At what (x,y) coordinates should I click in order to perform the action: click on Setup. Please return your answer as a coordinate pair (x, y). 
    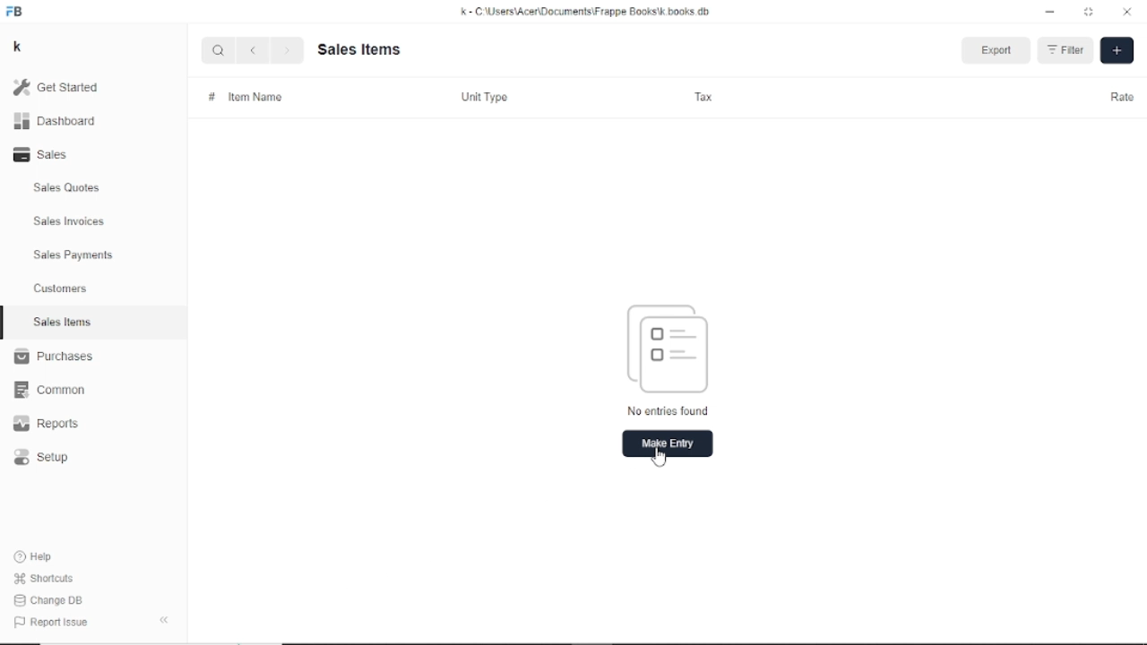
    Looking at the image, I should click on (42, 458).